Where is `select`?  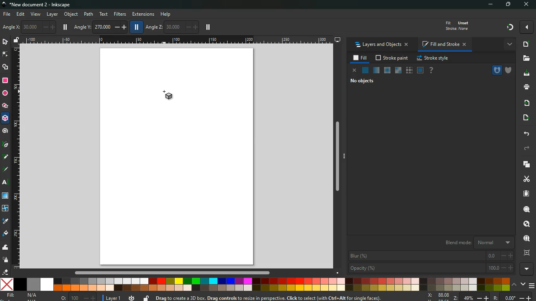 select is located at coordinates (6, 42).